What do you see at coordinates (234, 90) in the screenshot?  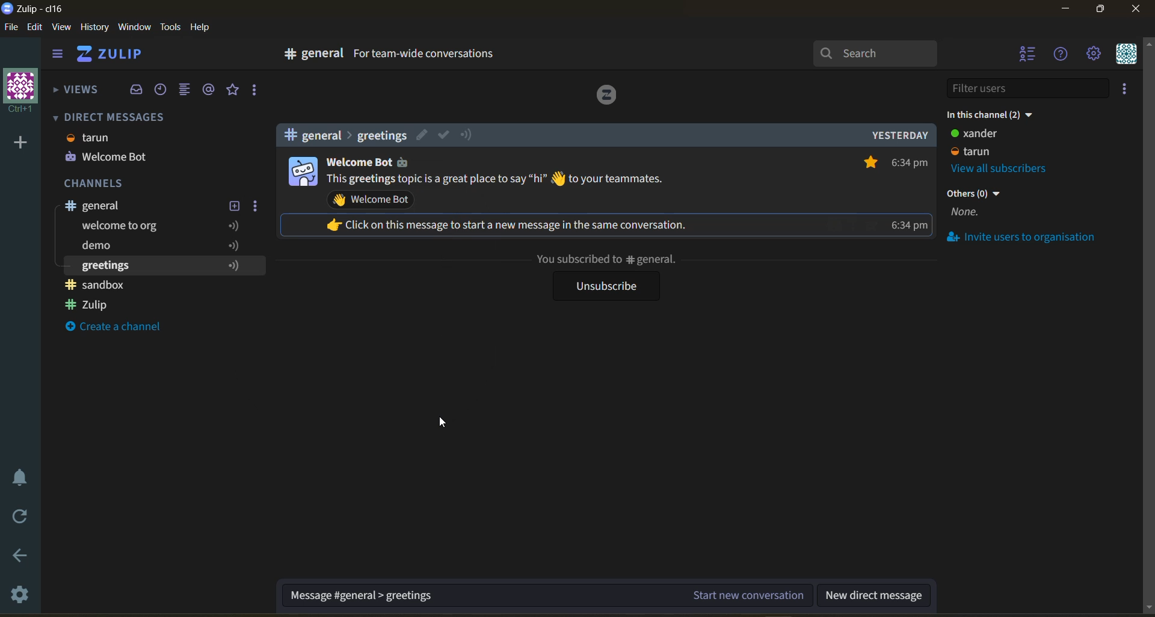 I see `starred messages` at bounding box center [234, 90].